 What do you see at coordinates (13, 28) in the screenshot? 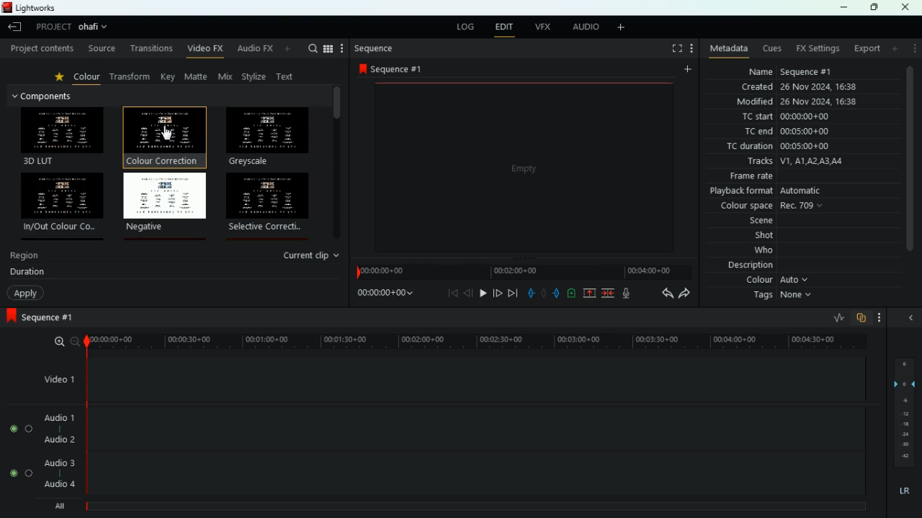
I see `leave` at bounding box center [13, 28].